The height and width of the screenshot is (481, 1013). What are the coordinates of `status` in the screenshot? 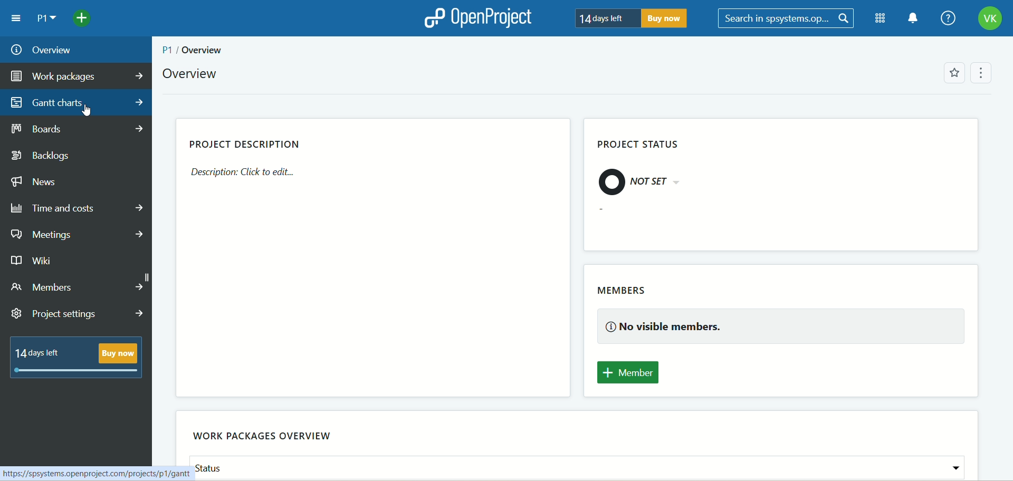 It's located at (578, 467).